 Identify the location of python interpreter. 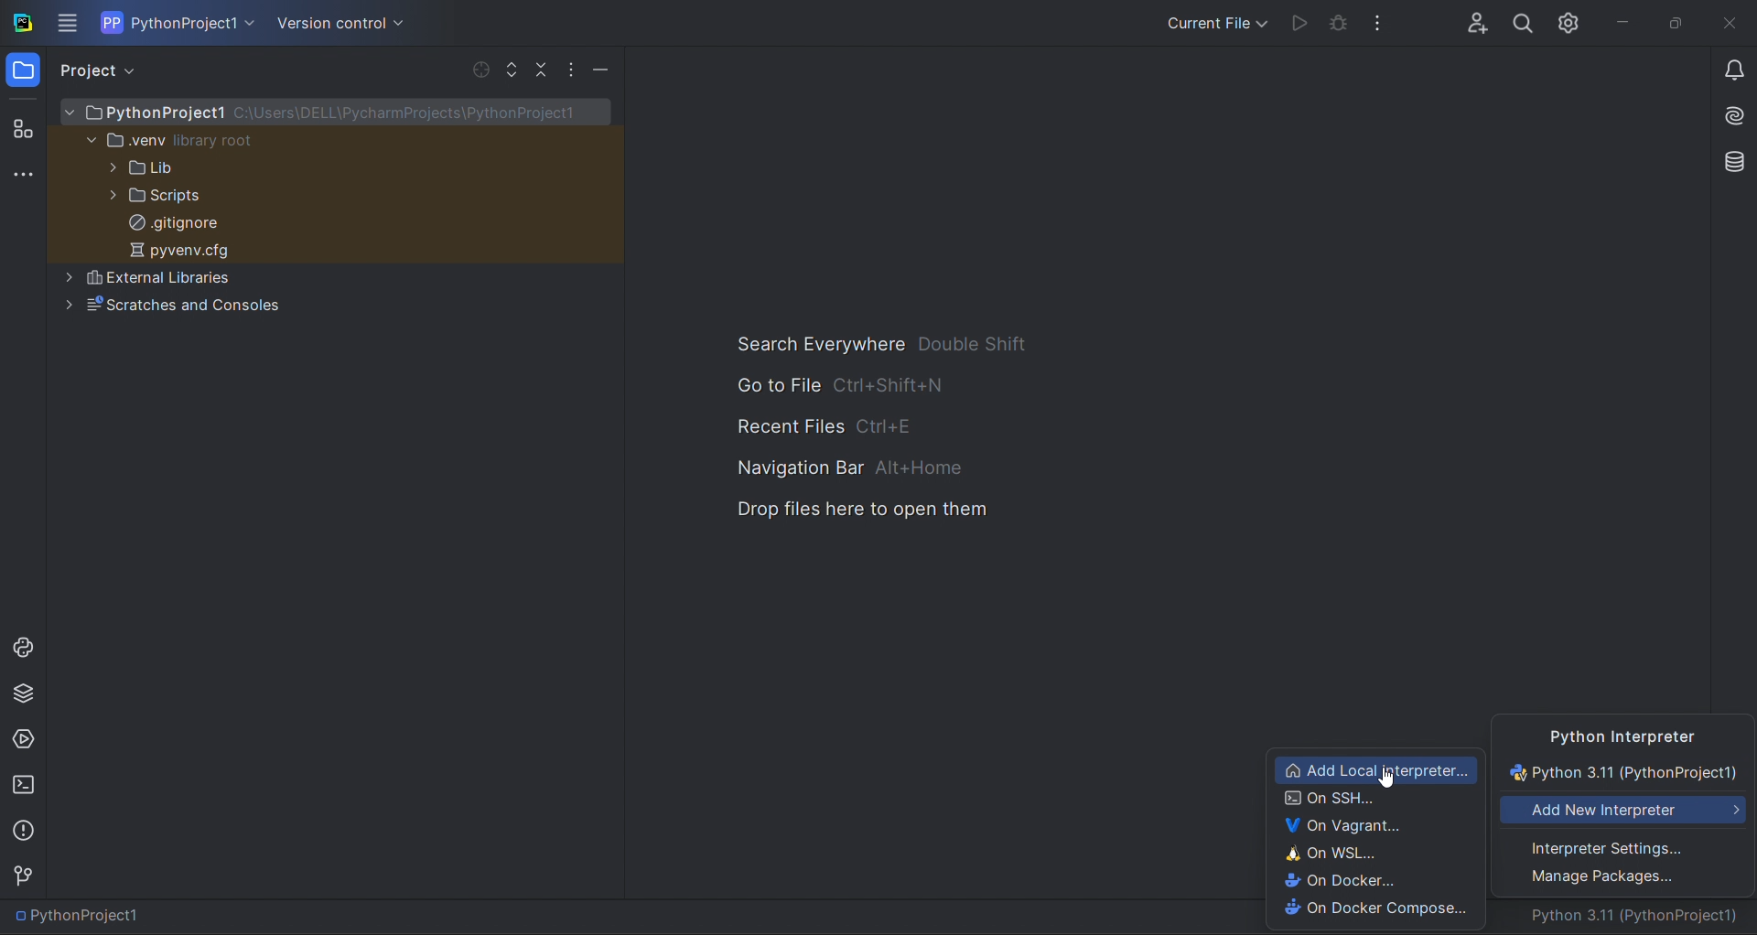
(1624, 735).